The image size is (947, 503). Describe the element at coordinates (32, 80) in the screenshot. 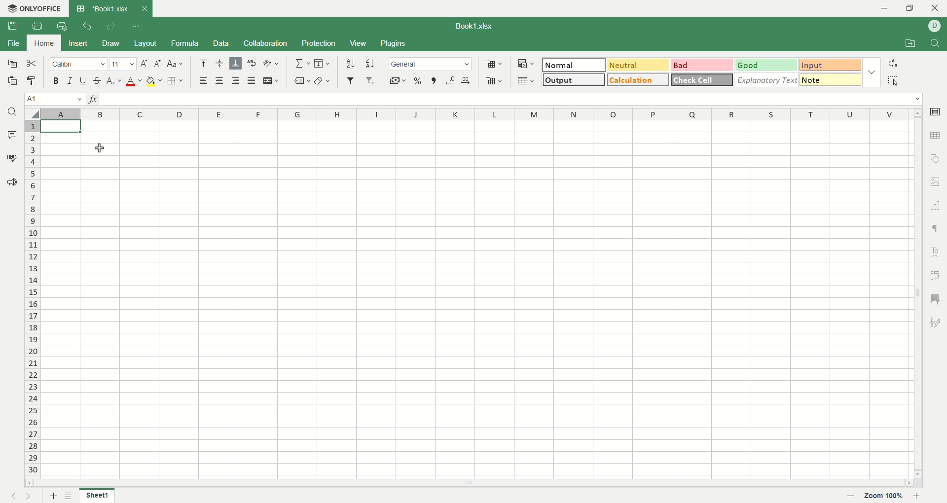

I see `copy style` at that location.